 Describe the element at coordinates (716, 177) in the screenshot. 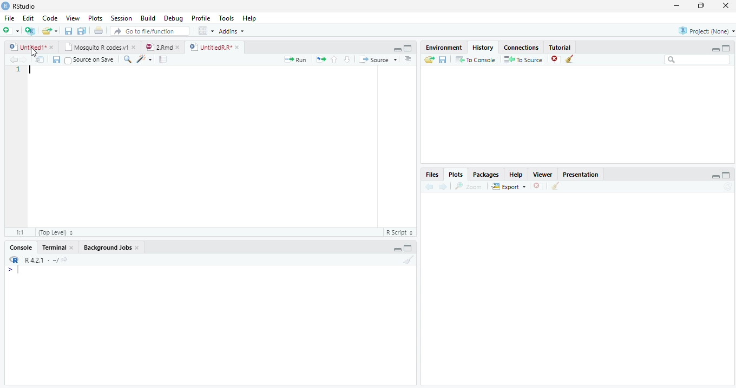

I see `Minimize` at that location.